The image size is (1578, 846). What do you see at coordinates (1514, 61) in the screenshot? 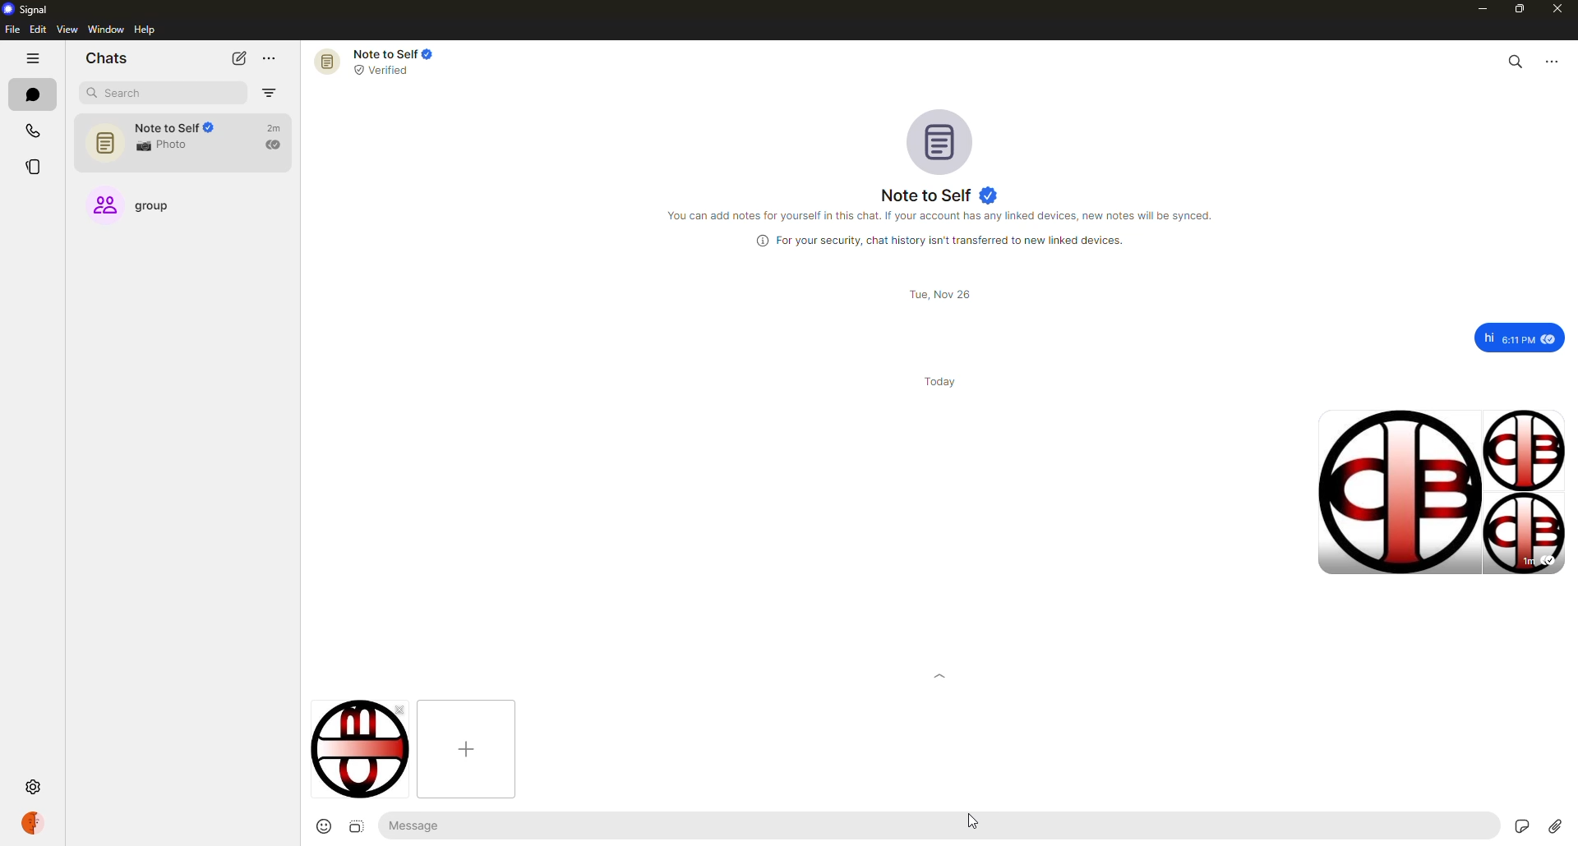
I see `search` at bounding box center [1514, 61].